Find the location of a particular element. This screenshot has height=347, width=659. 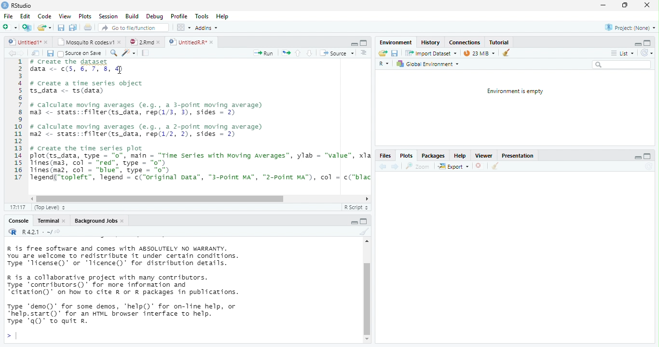

maximize is located at coordinates (647, 42).